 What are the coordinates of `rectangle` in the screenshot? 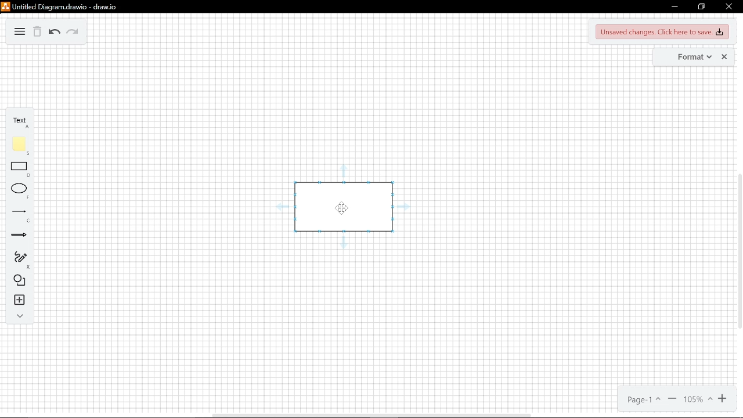 It's located at (22, 169).